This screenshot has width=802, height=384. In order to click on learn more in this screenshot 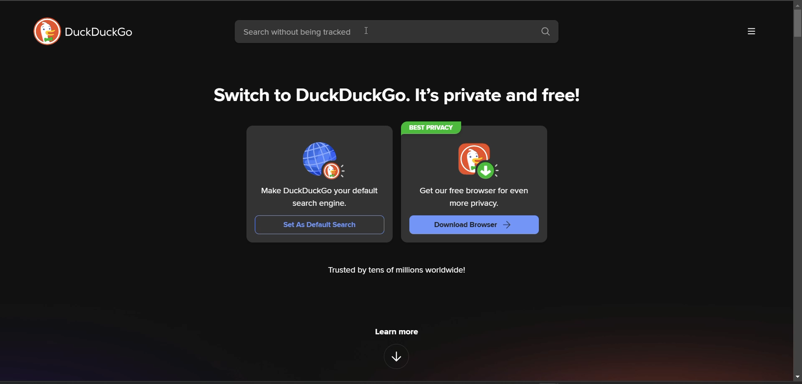, I will do `click(396, 332)`.